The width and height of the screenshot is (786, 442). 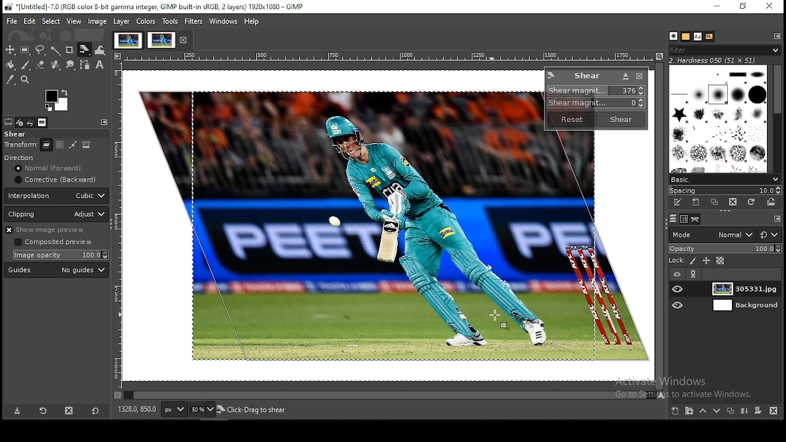 I want to click on move layer one step down, so click(x=718, y=411).